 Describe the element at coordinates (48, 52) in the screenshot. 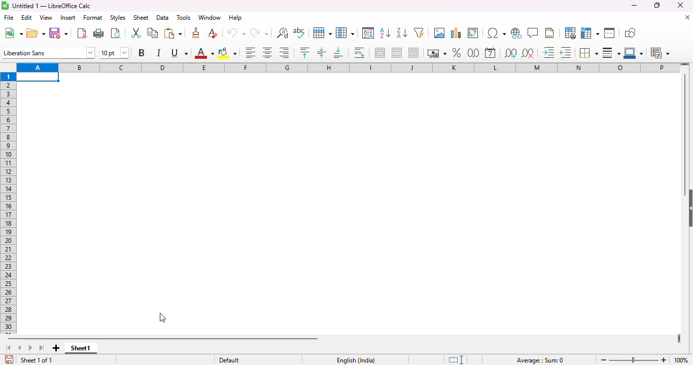

I see `font name` at that location.